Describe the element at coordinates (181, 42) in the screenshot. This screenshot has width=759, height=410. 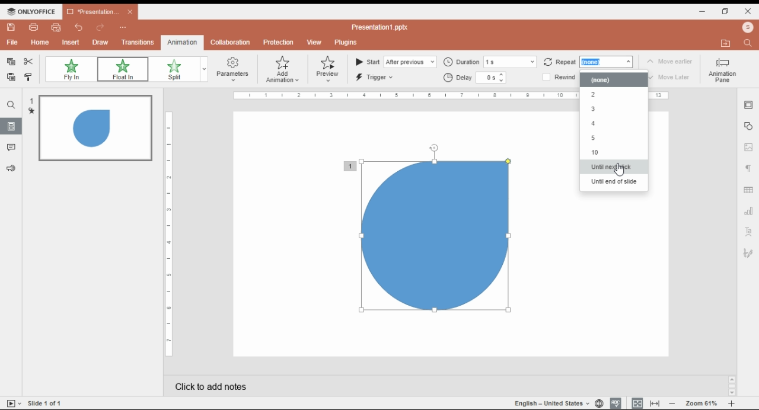
I see `animation` at that location.